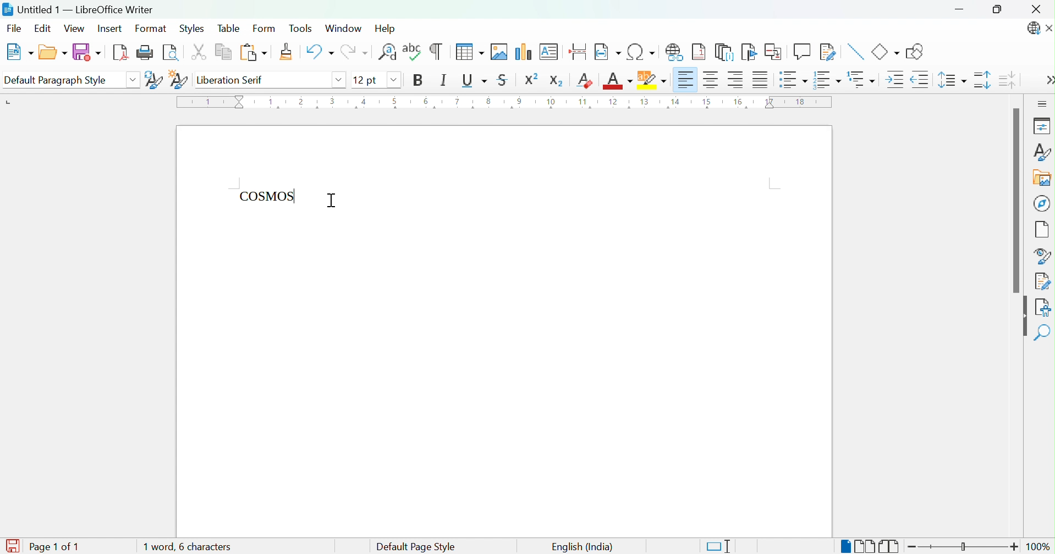  I want to click on Gallery, so click(1041, 179).